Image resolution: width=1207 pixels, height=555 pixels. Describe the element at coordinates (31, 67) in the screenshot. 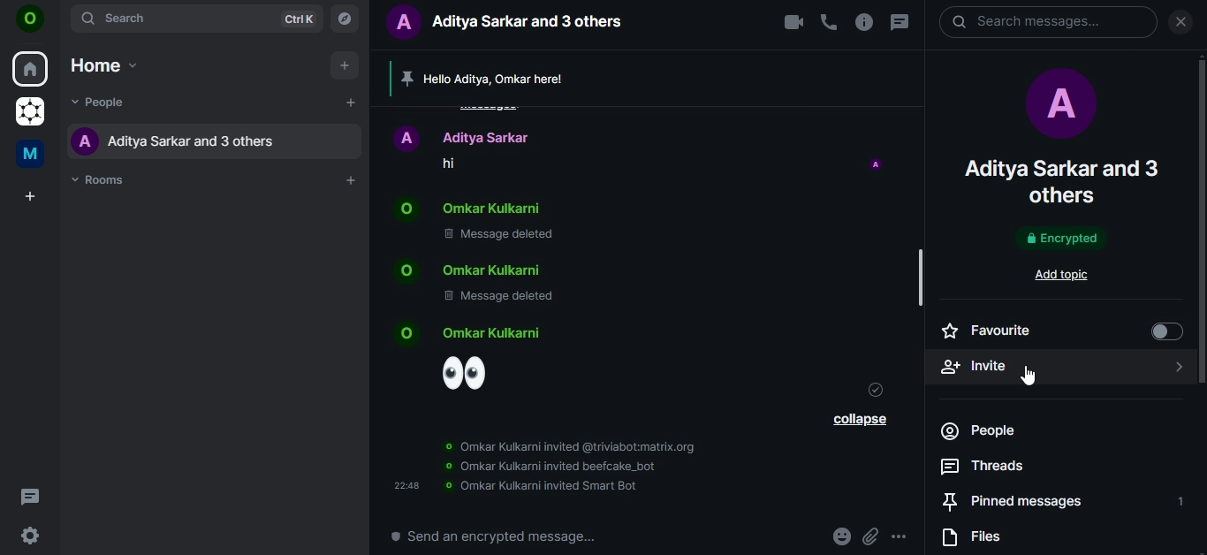

I see `home` at that location.